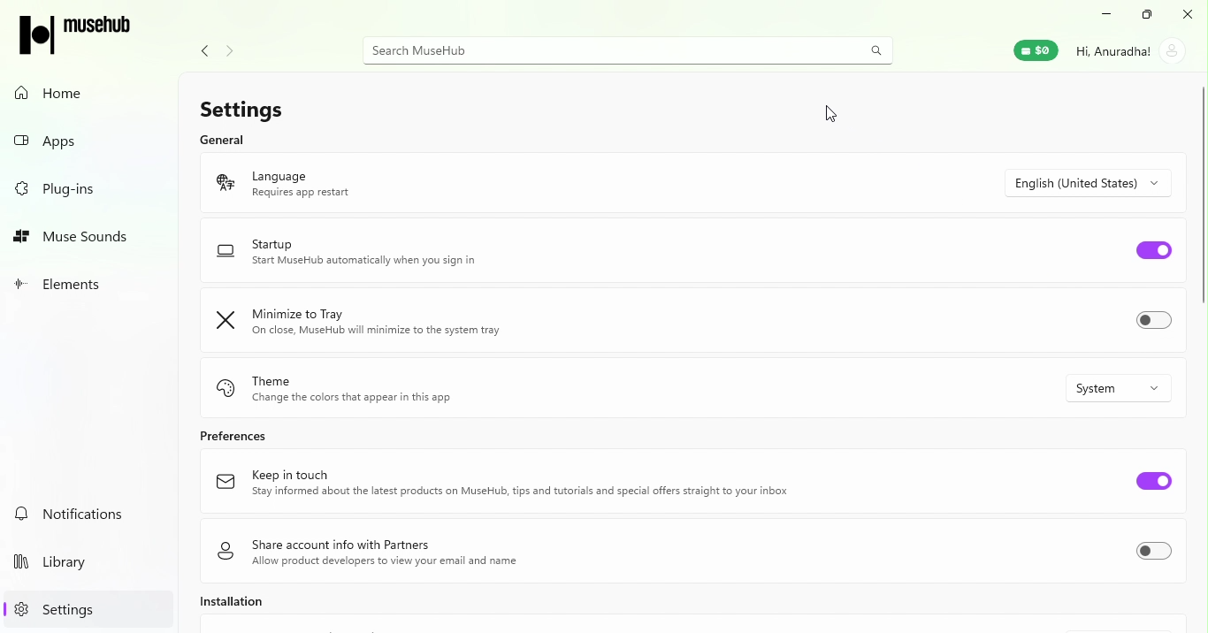 This screenshot has width=1208, height=633. What do you see at coordinates (1159, 551) in the screenshot?
I see `Toggle` at bounding box center [1159, 551].